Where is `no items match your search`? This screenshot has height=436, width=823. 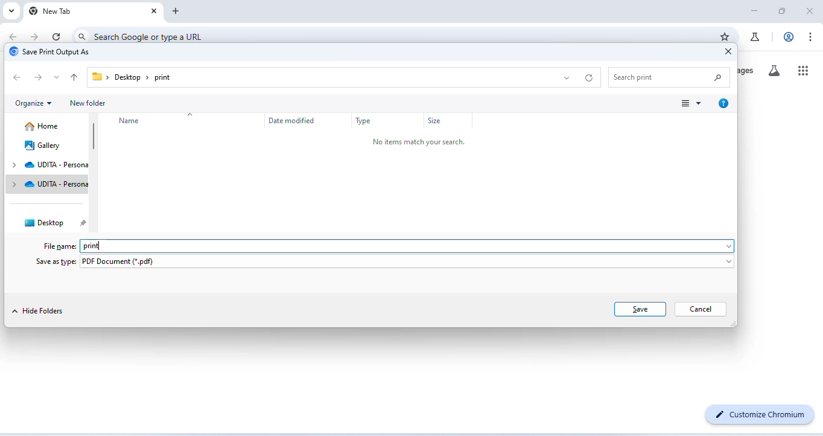 no items match your search is located at coordinates (431, 143).